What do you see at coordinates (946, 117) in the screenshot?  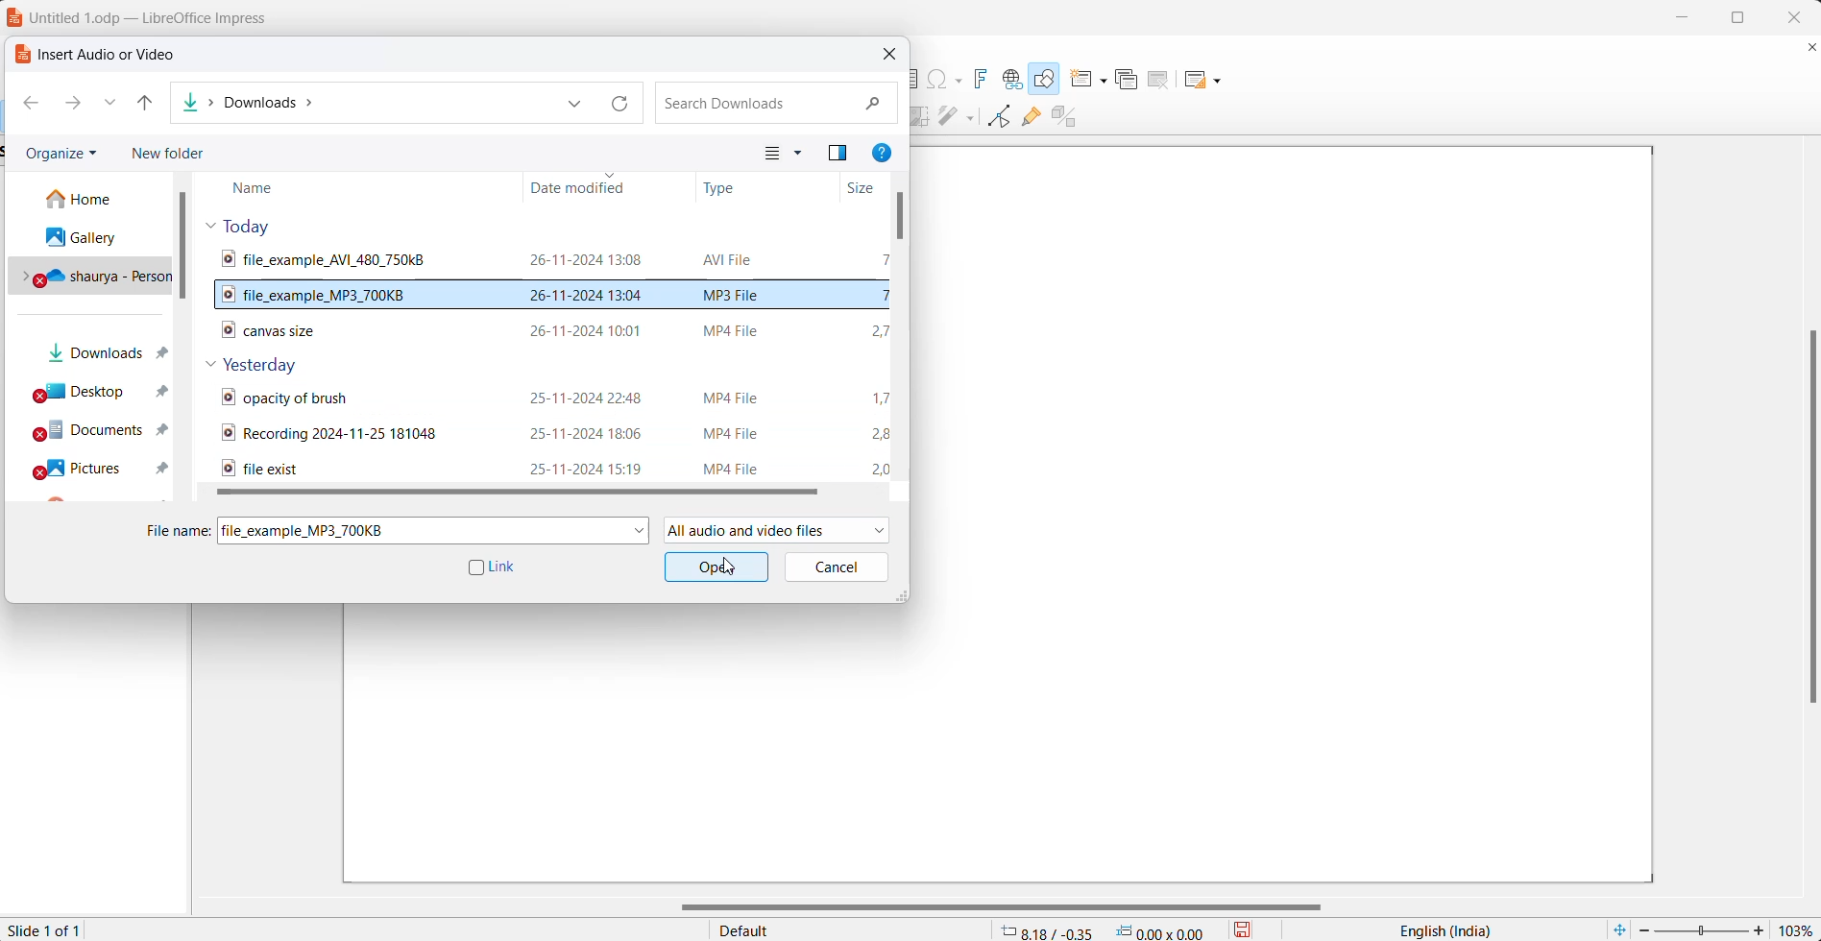 I see `filter ` at bounding box center [946, 117].